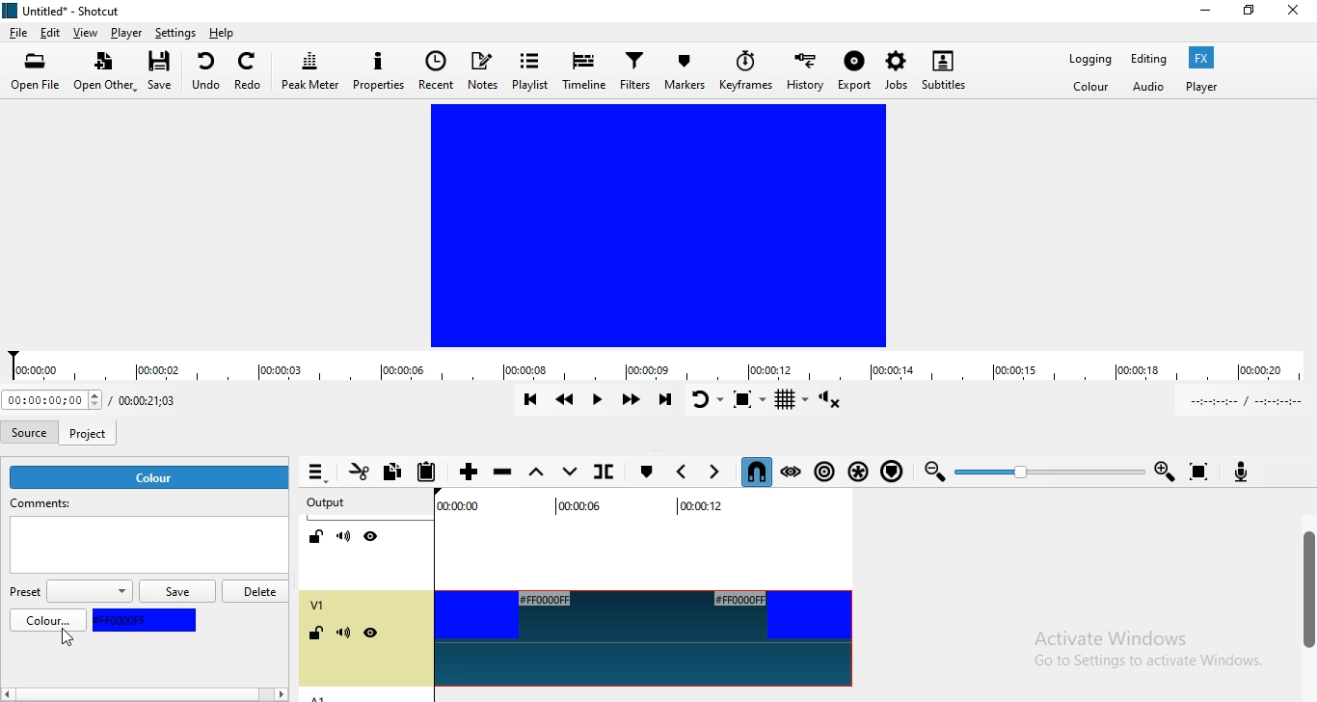 This screenshot has width=1317, height=702. I want to click on color, so click(49, 622).